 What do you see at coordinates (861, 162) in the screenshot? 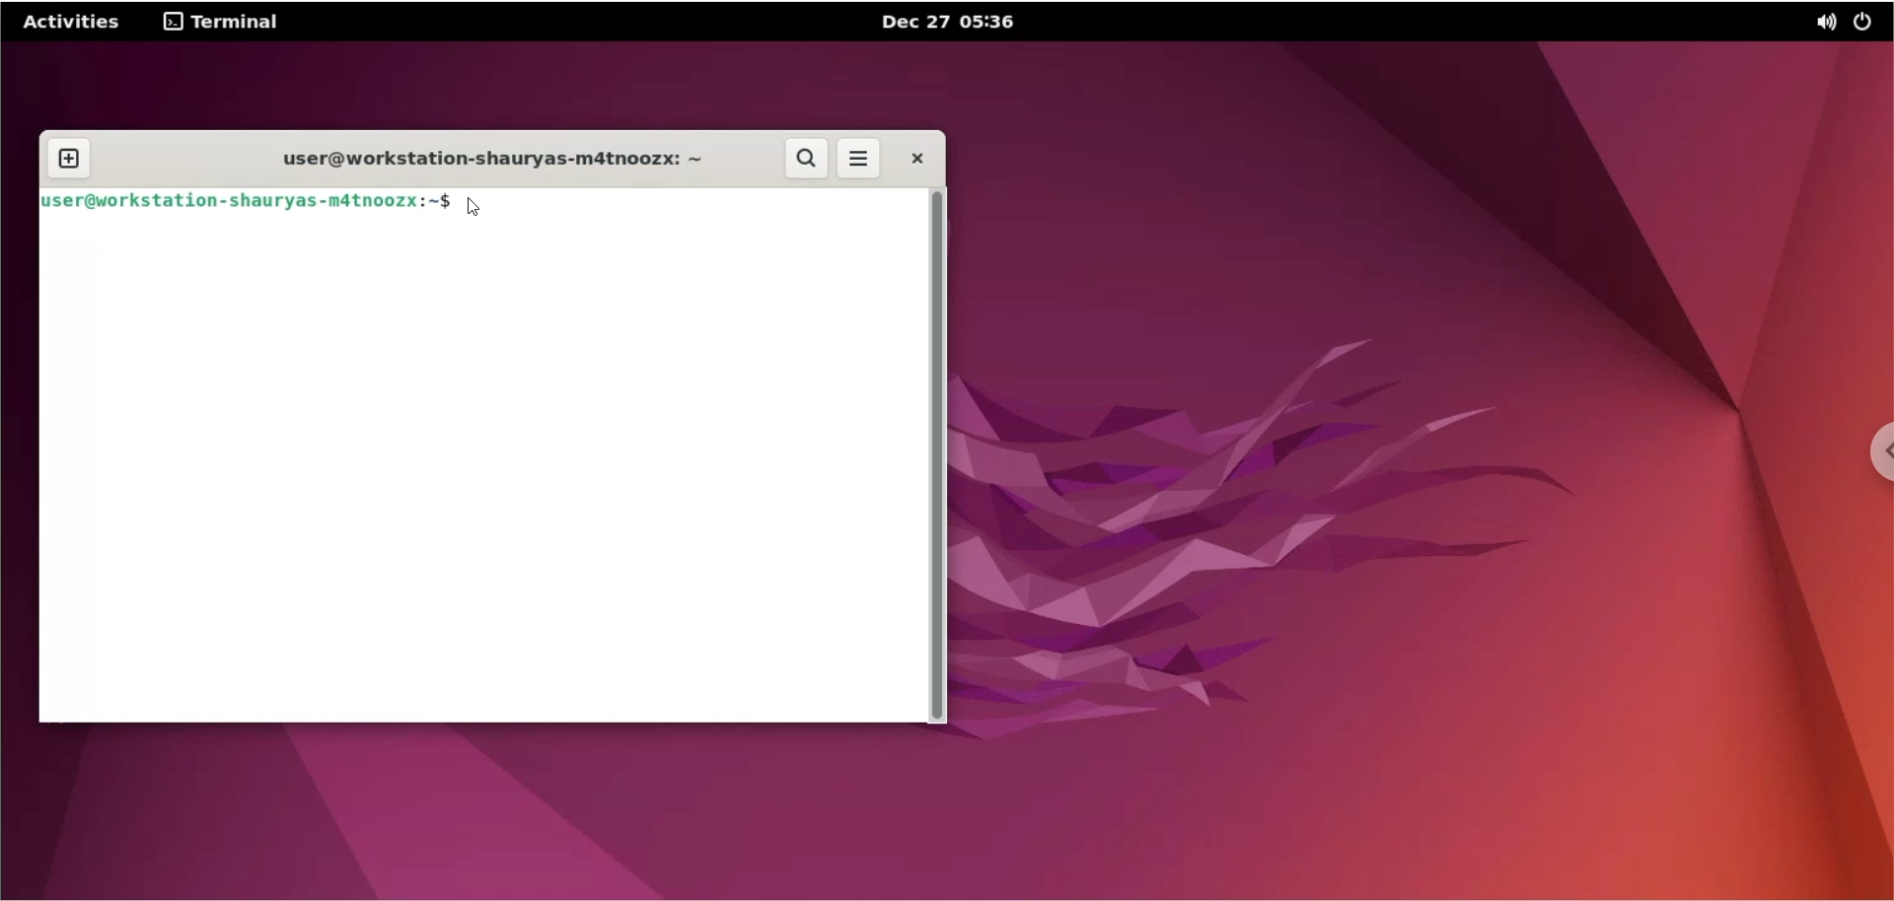
I see `more option` at bounding box center [861, 162].